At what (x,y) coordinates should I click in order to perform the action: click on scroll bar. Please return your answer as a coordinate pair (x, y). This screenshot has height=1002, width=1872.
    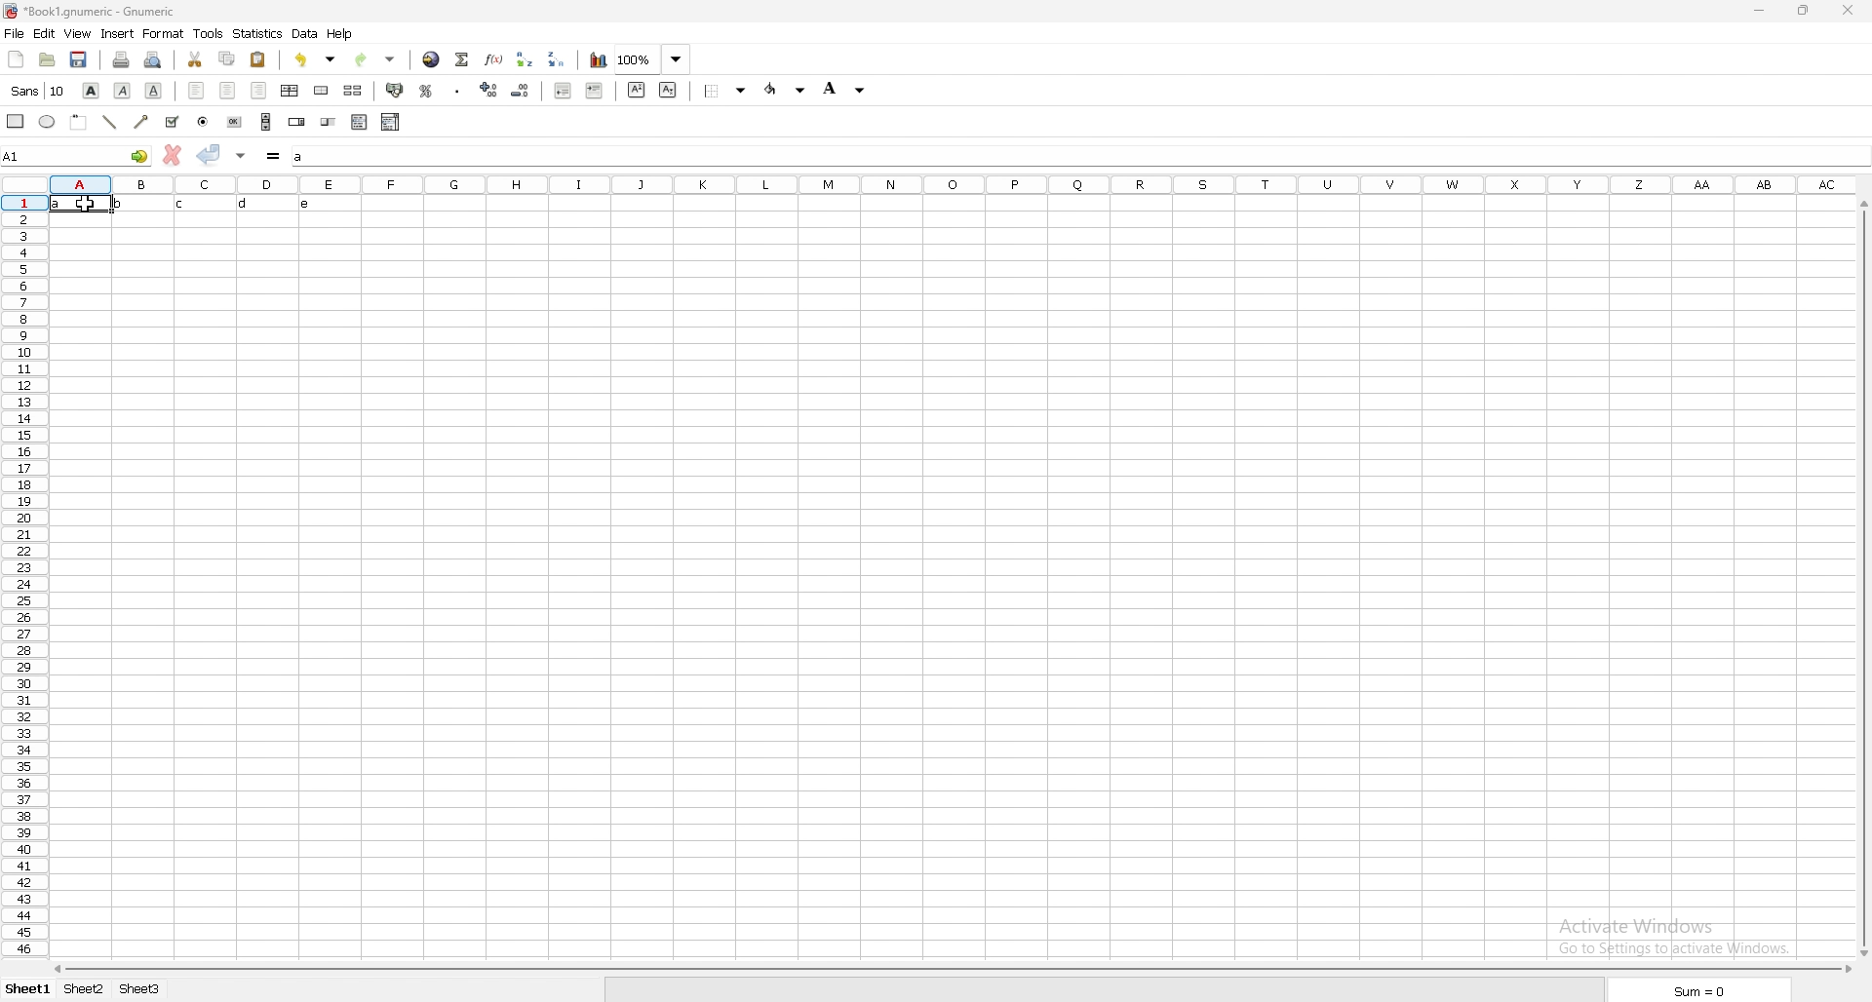
    Looking at the image, I should click on (266, 122).